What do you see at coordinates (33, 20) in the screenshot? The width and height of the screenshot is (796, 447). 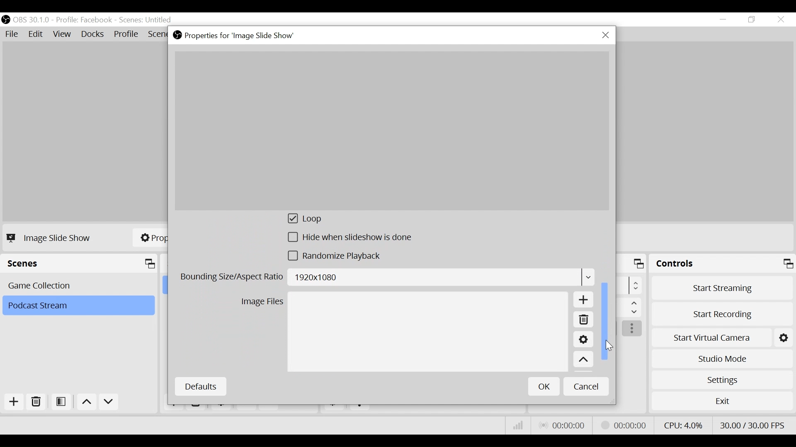 I see `OBS Version` at bounding box center [33, 20].